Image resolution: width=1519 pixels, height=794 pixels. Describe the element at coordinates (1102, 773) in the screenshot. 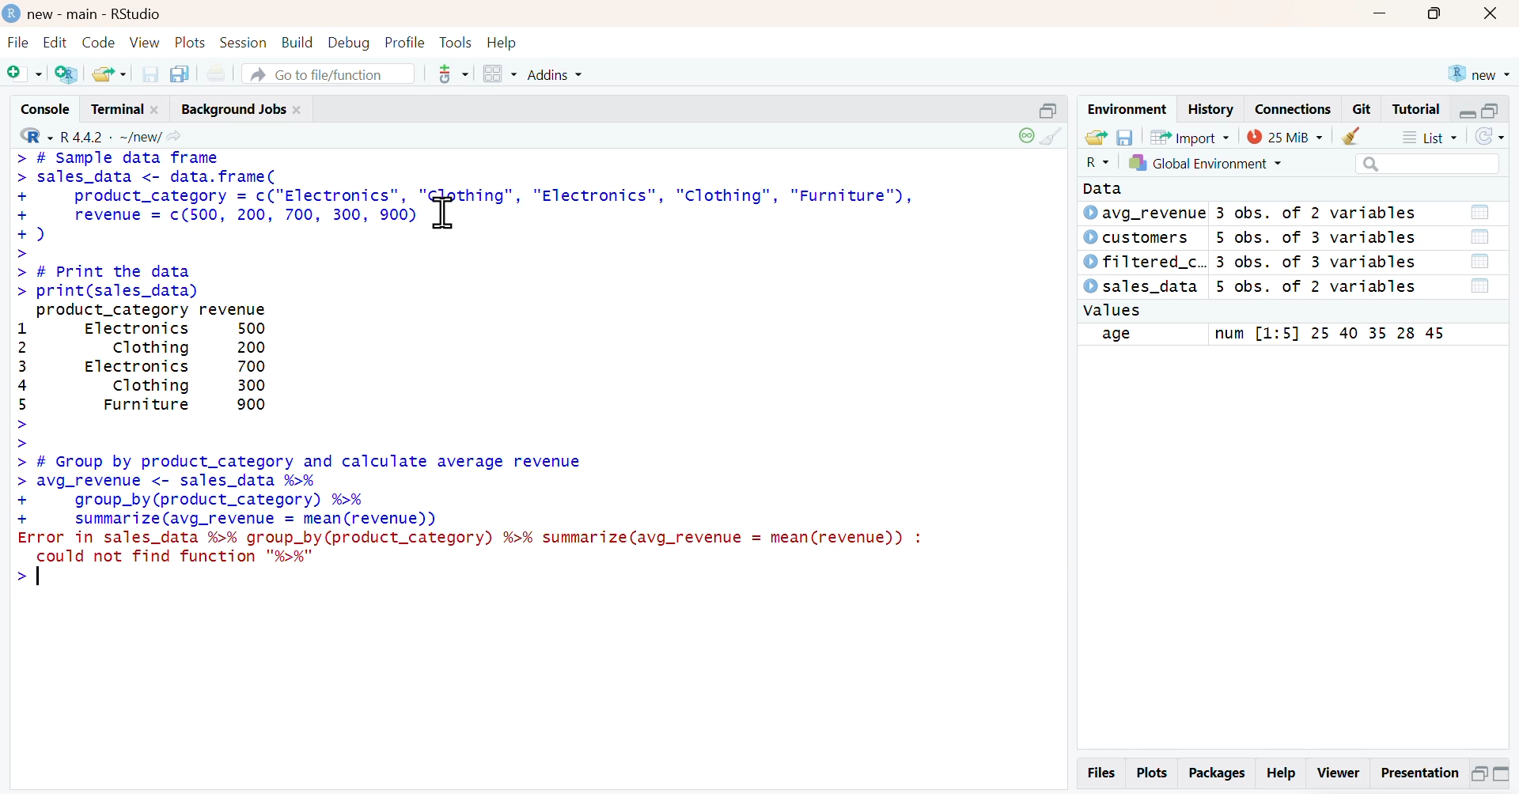

I see `Files` at that location.